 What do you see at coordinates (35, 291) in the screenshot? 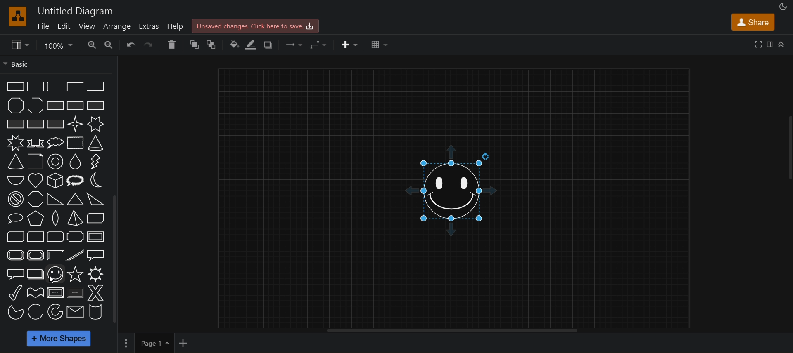
I see `wave` at bounding box center [35, 291].